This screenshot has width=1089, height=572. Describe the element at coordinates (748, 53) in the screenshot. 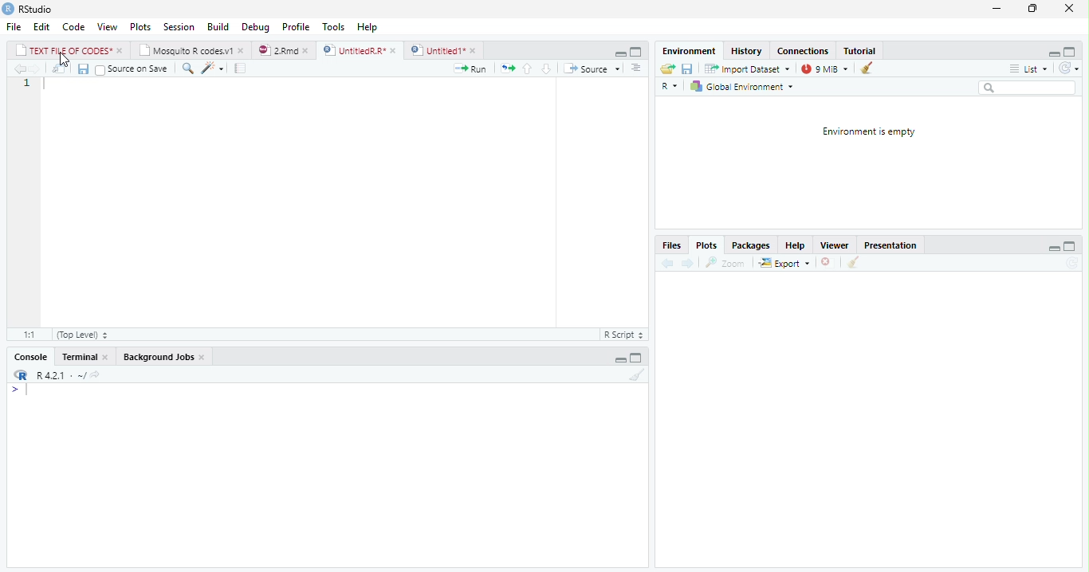

I see ` History` at that location.